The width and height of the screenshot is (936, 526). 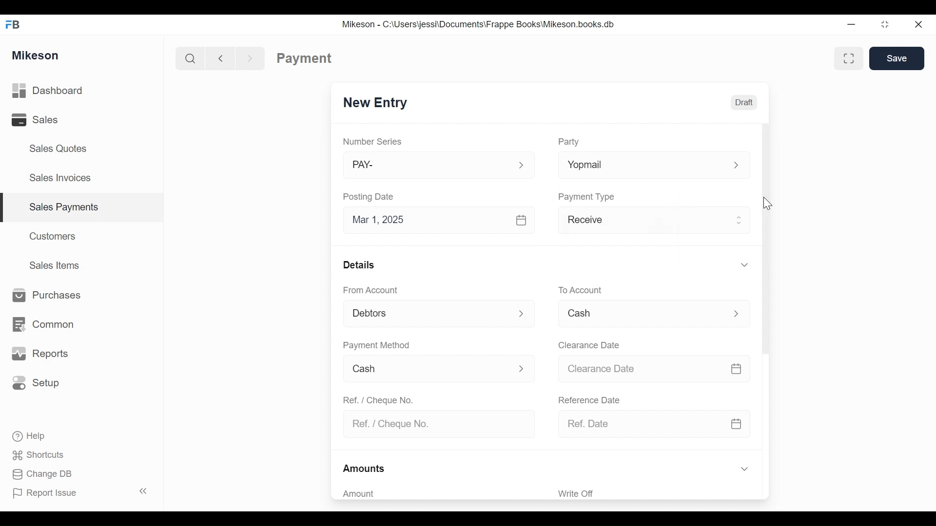 I want to click on Customers, so click(x=55, y=235).